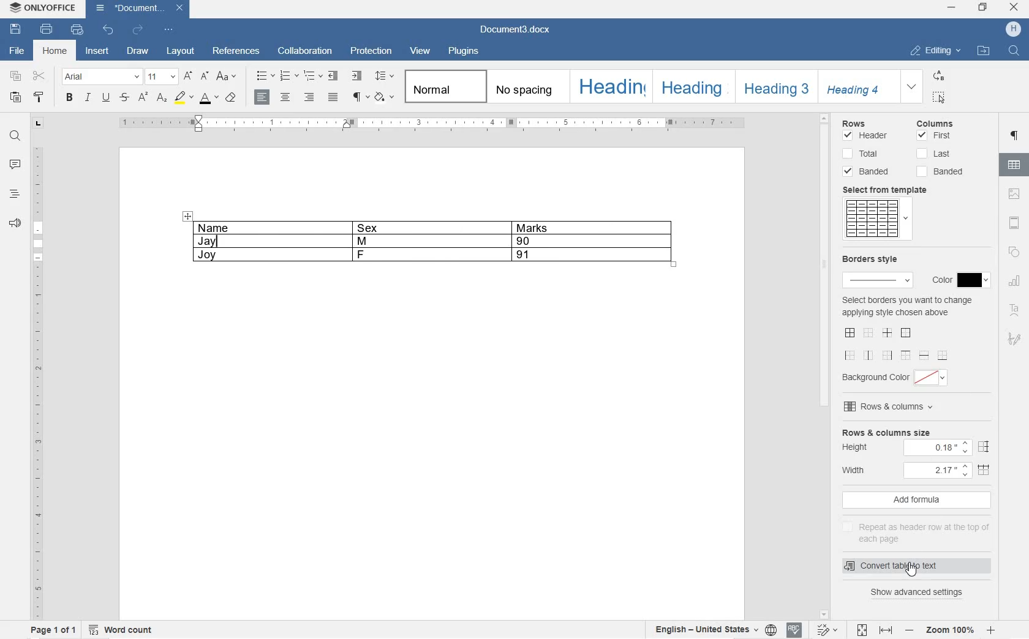 The height and width of the screenshot is (639, 1029). Describe the element at coordinates (869, 331) in the screenshot. I see `set no borders` at that location.